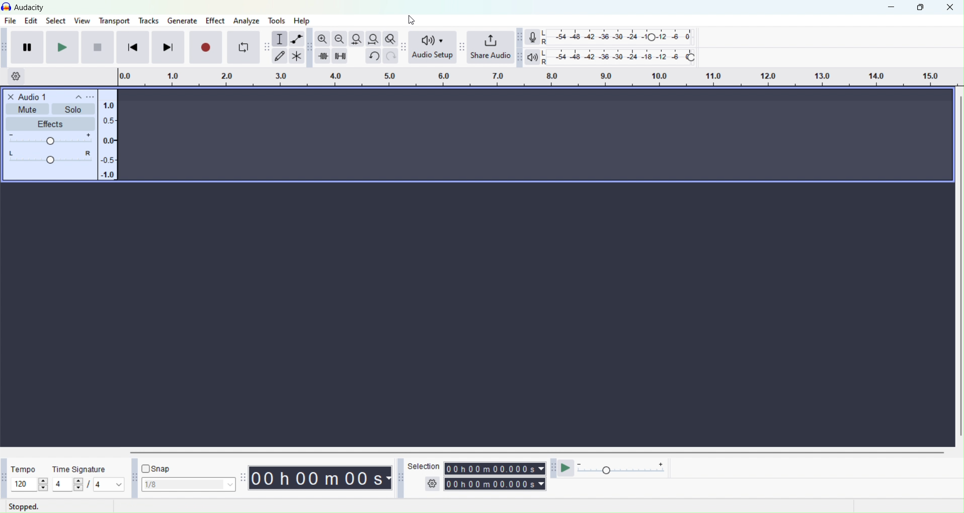 The width and height of the screenshot is (964, 513). What do you see at coordinates (43, 481) in the screenshot?
I see `increase tempo` at bounding box center [43, 481].